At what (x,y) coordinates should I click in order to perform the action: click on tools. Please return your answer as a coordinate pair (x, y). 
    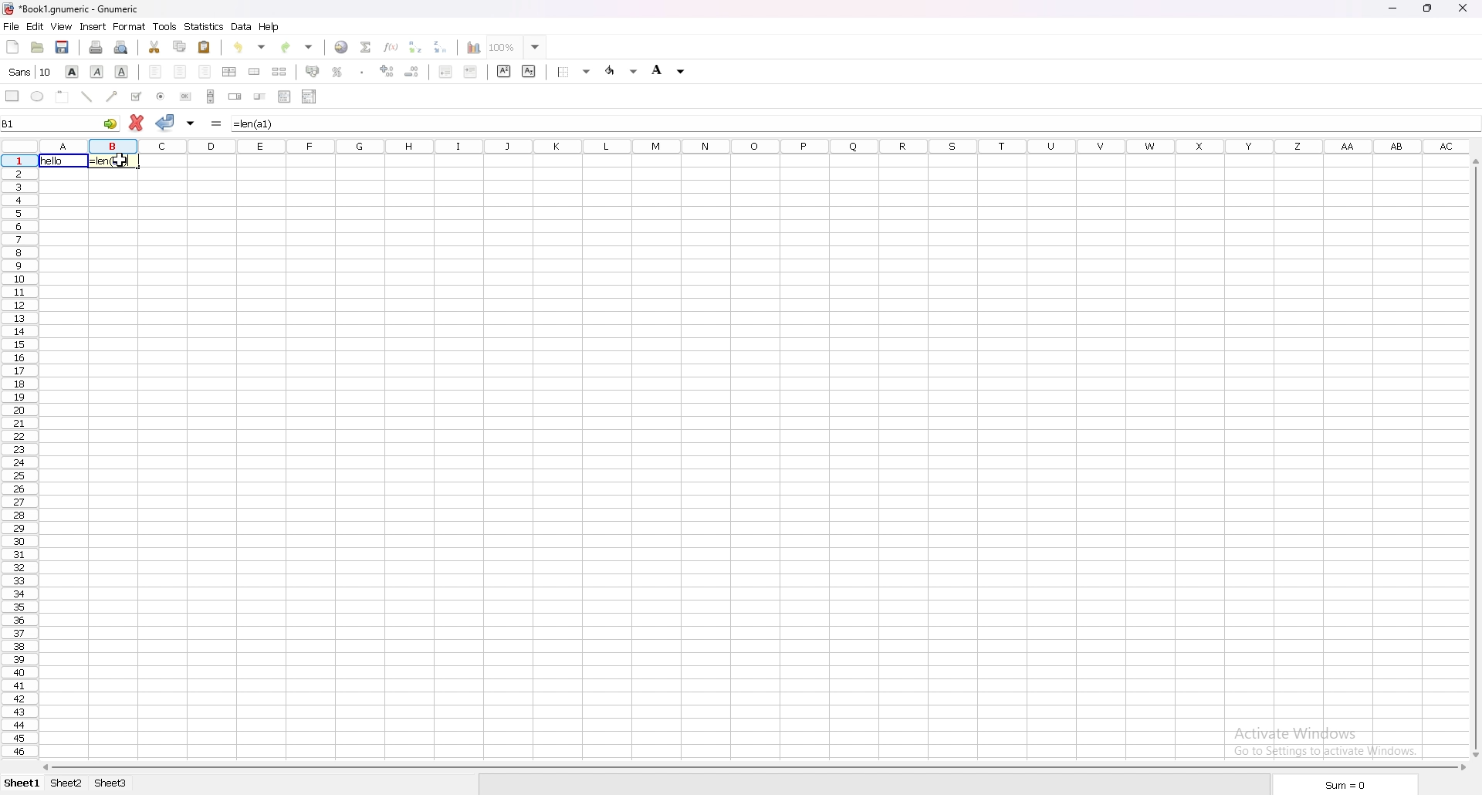
    Looking at the image, I should click on (164, 26).